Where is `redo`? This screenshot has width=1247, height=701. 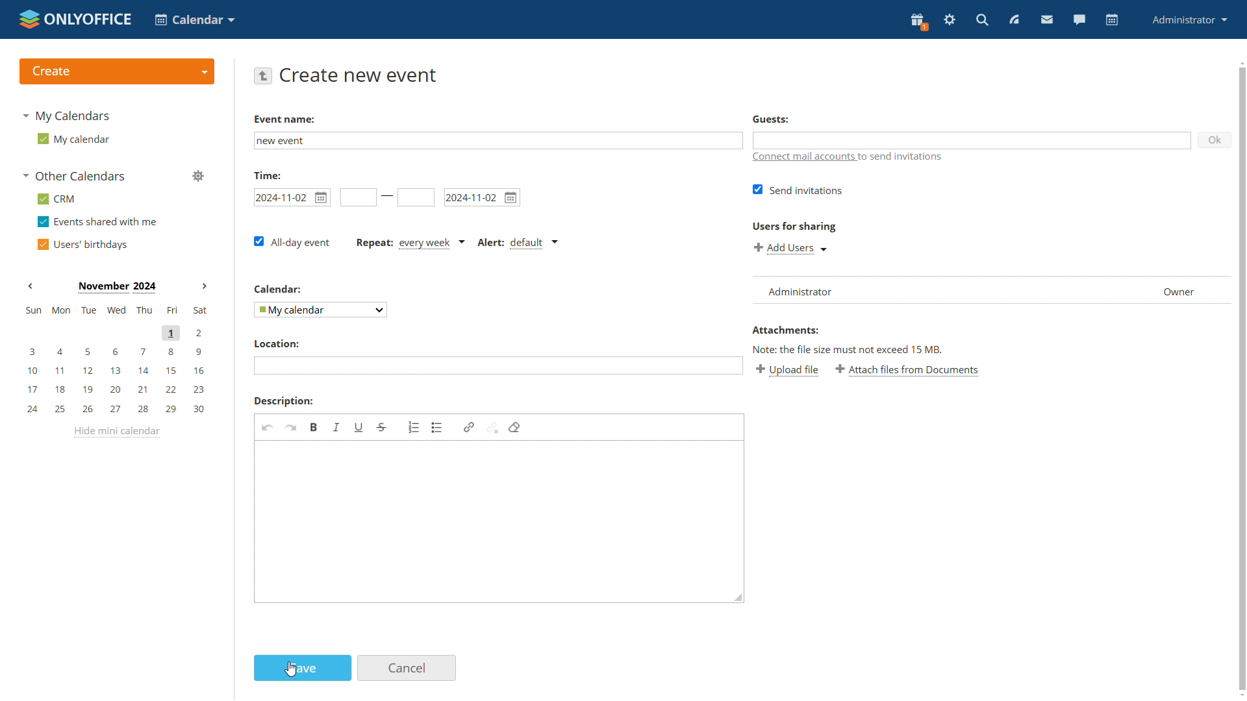 redo is located at coordinates (291, 427).